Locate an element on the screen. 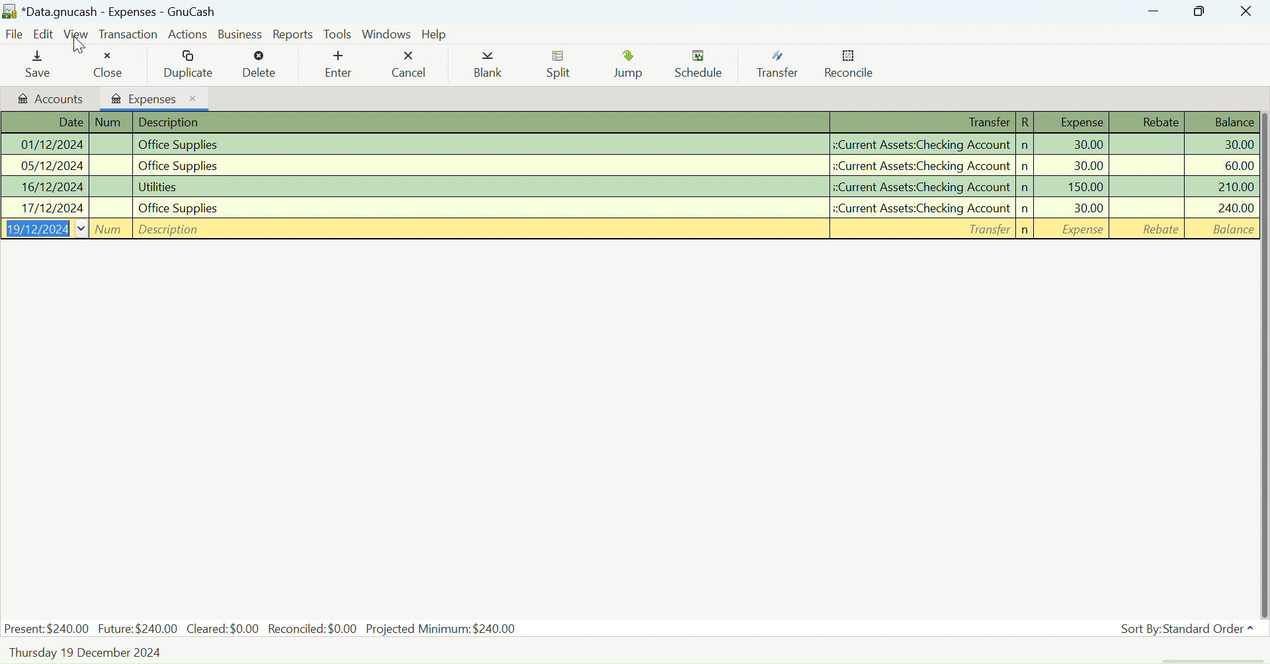 The image size is (1270, 664). File is located at coordinates (13, 36).